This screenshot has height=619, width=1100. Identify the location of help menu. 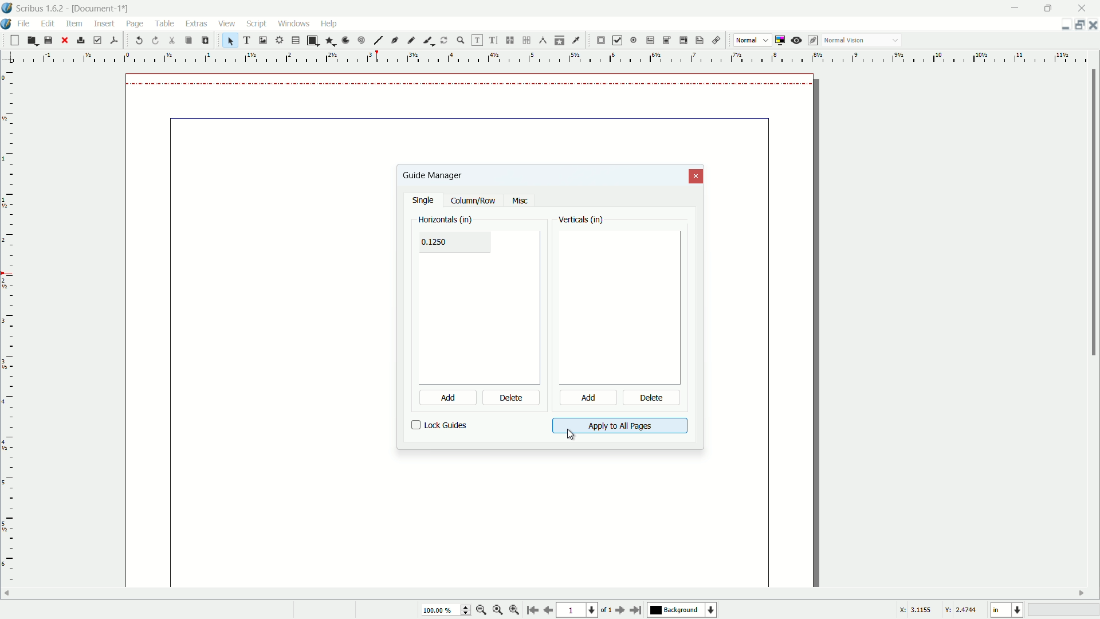
(328, 23).